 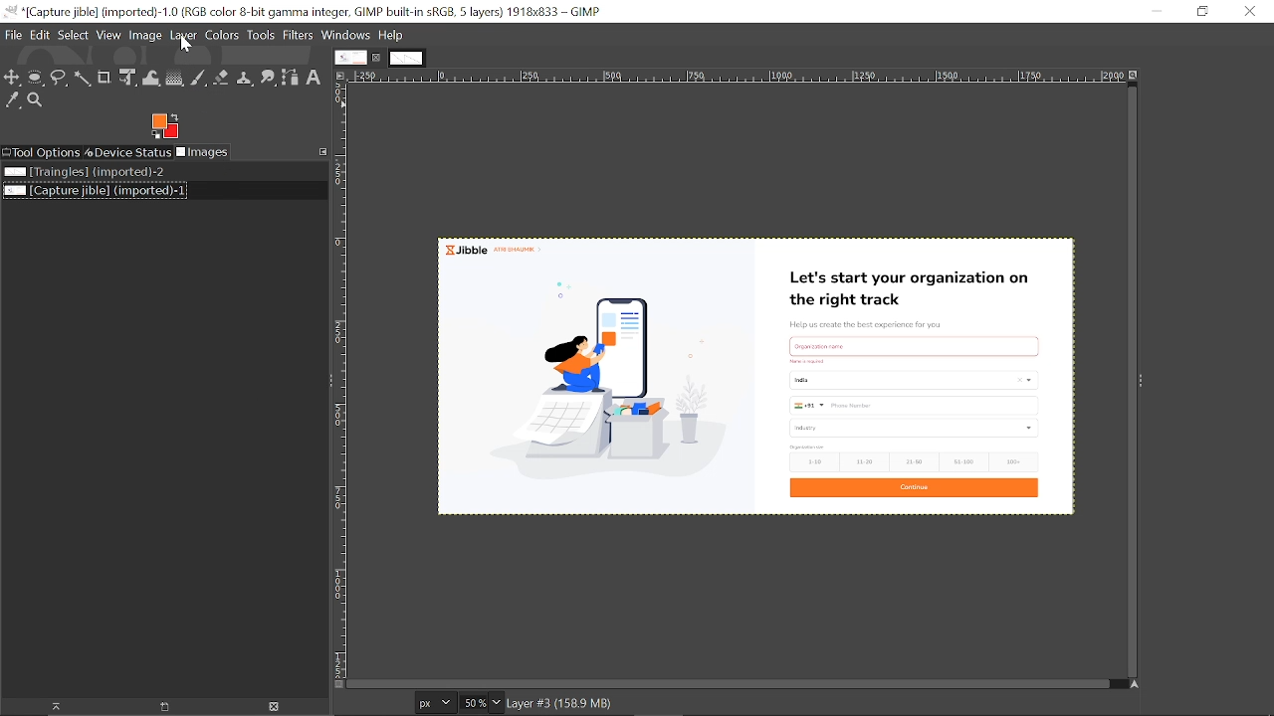 What do you see at coordinates (262, 35) in the screenshot?
I see `Tools` at bounding box center [262, 35].